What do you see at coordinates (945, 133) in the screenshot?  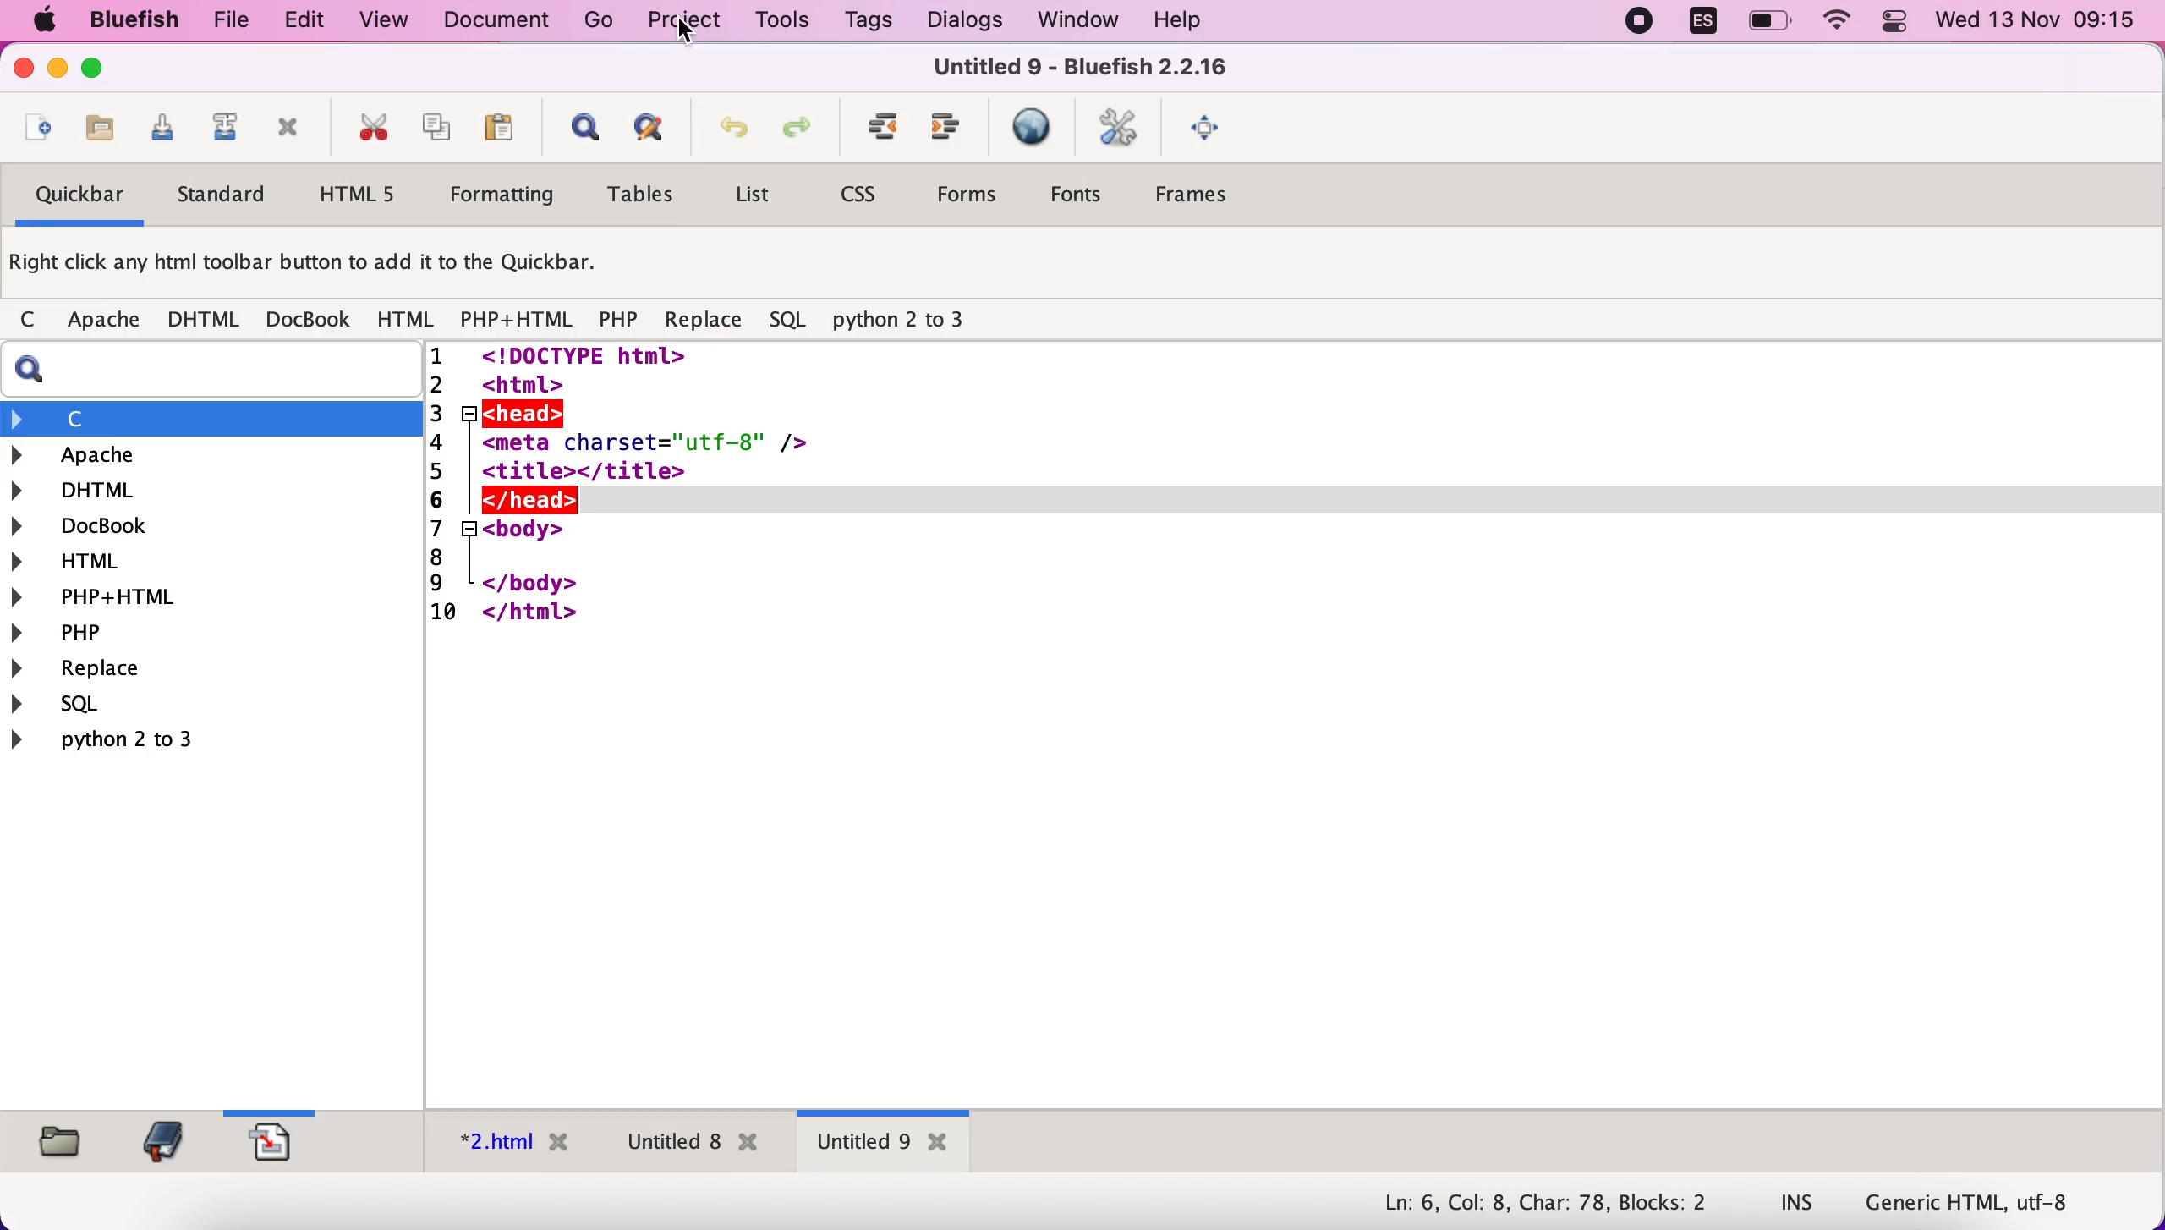 I see `indent` at bounding box center [945, 133].